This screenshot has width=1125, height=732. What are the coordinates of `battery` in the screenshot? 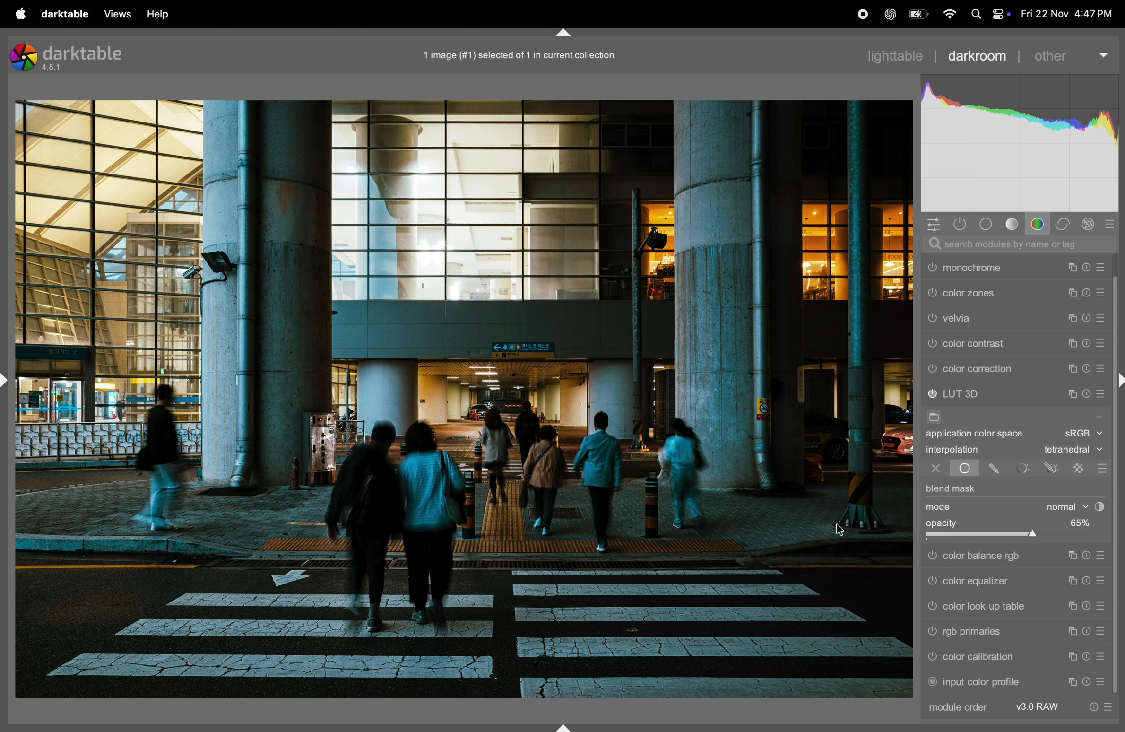 It's located at (916, 16).